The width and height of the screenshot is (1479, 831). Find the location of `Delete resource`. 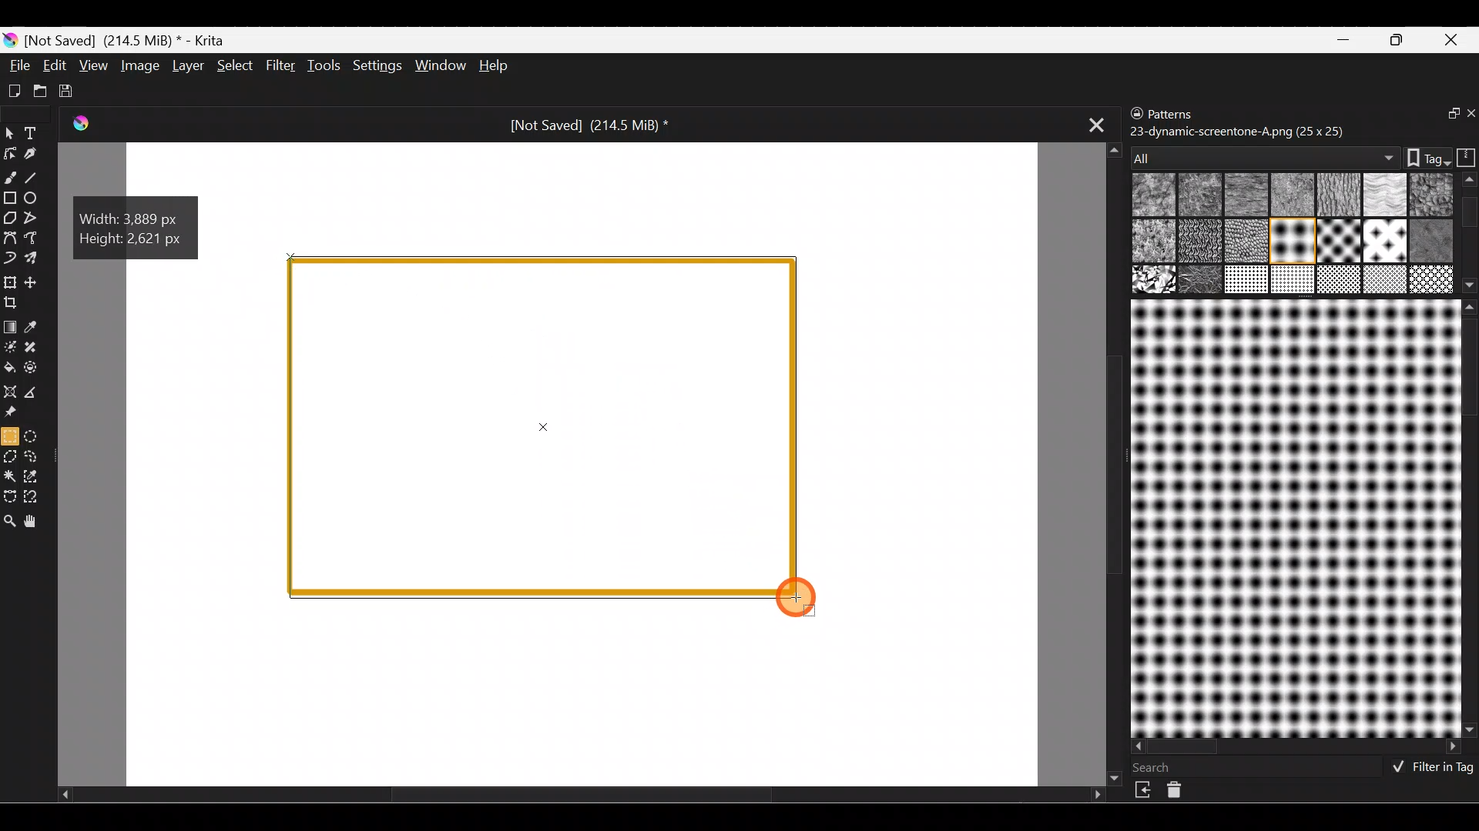

Delete resource is located at coordinates (1182, 793).